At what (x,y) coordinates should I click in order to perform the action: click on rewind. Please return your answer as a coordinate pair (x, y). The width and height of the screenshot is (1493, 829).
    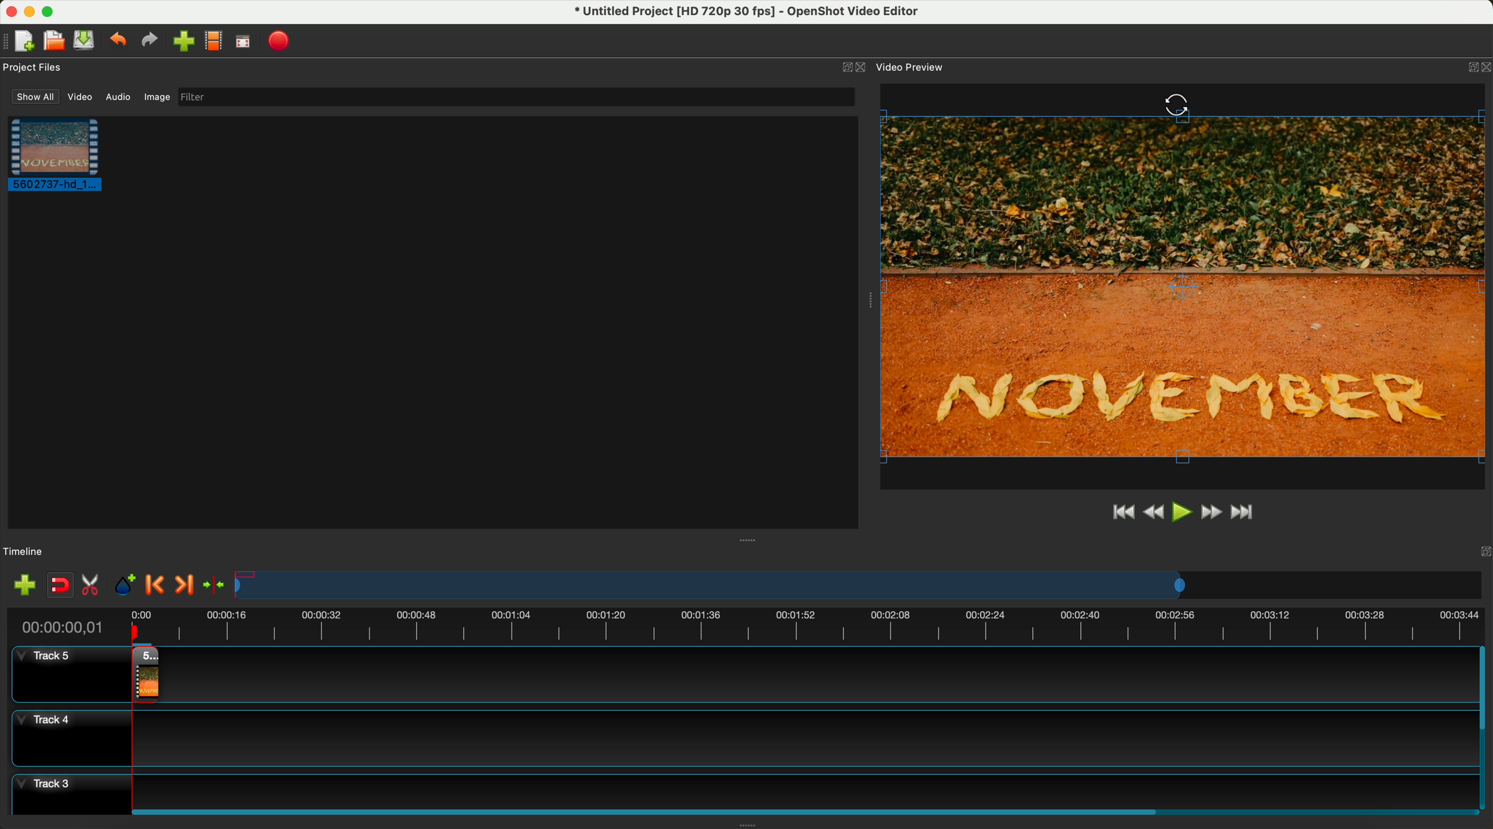
    Looking at the image, I should click on (1152, 514).